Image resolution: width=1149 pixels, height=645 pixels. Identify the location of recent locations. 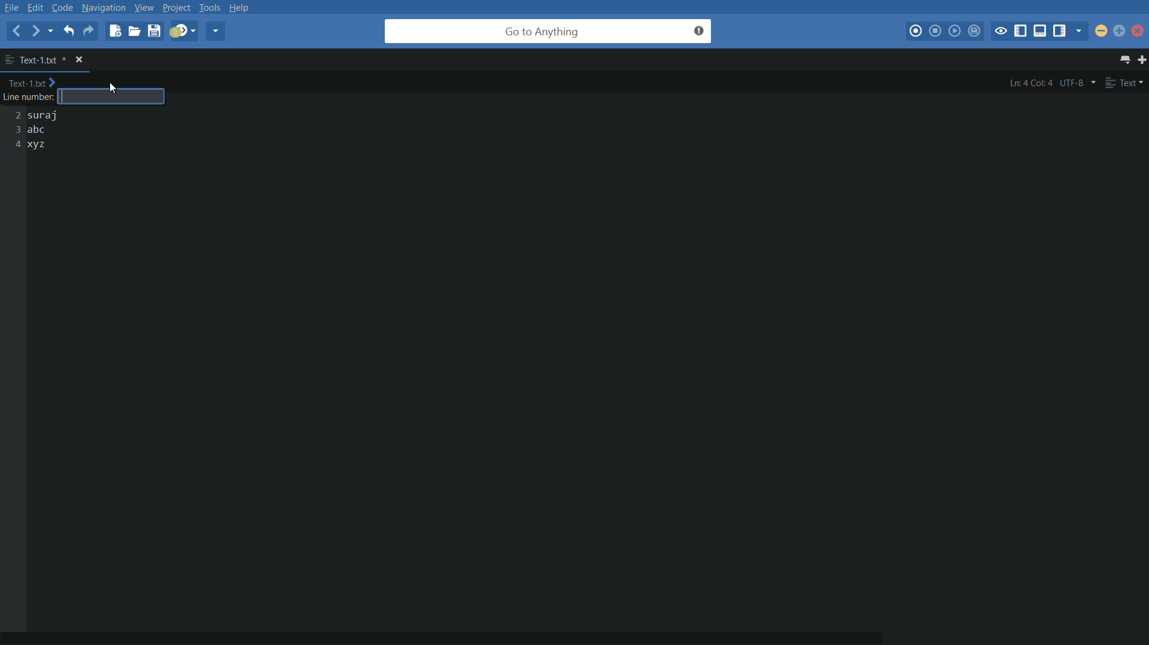
(54, 32).